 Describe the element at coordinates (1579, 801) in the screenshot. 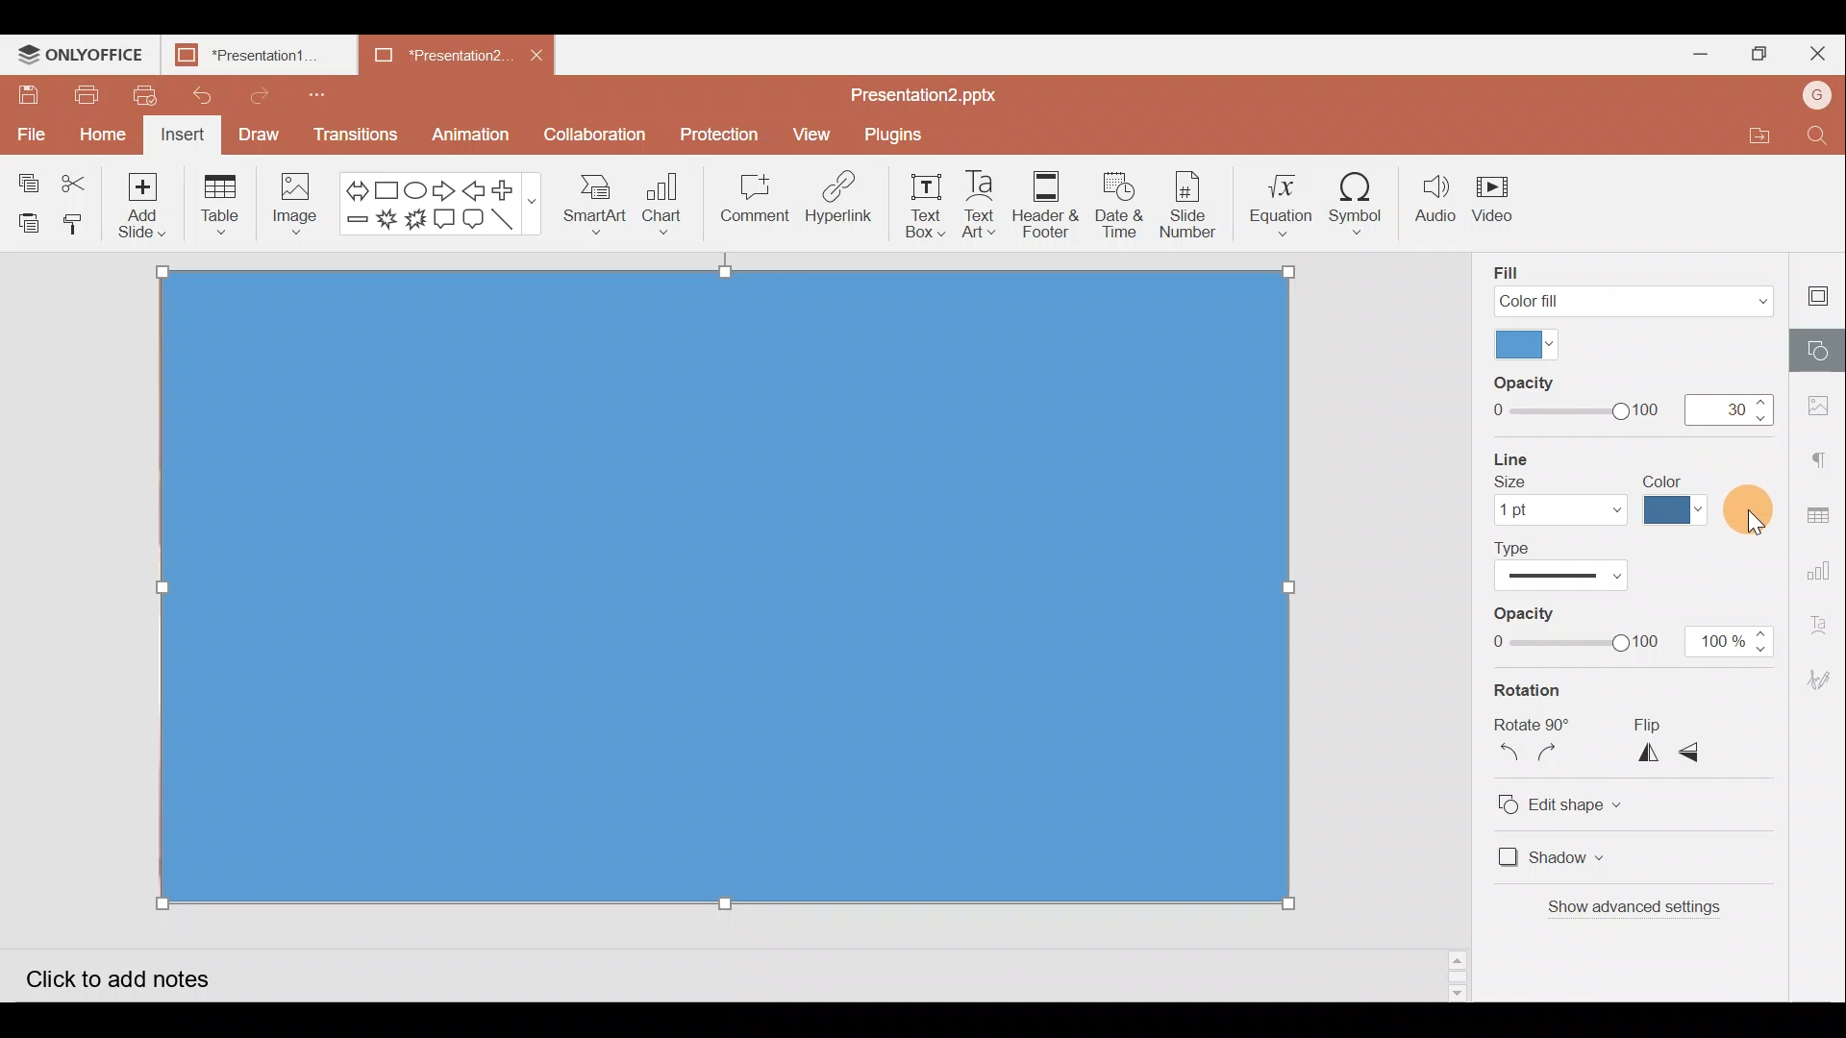

I see `Edit shape` at that location.